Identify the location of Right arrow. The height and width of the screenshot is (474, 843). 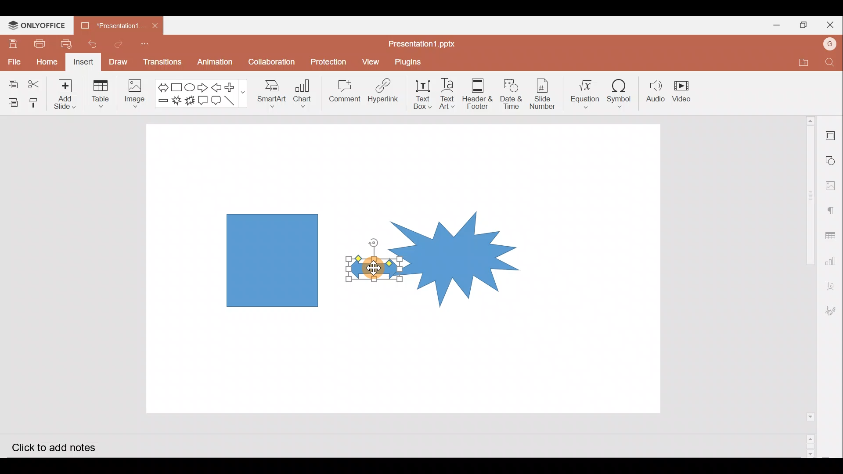
(204, 86).